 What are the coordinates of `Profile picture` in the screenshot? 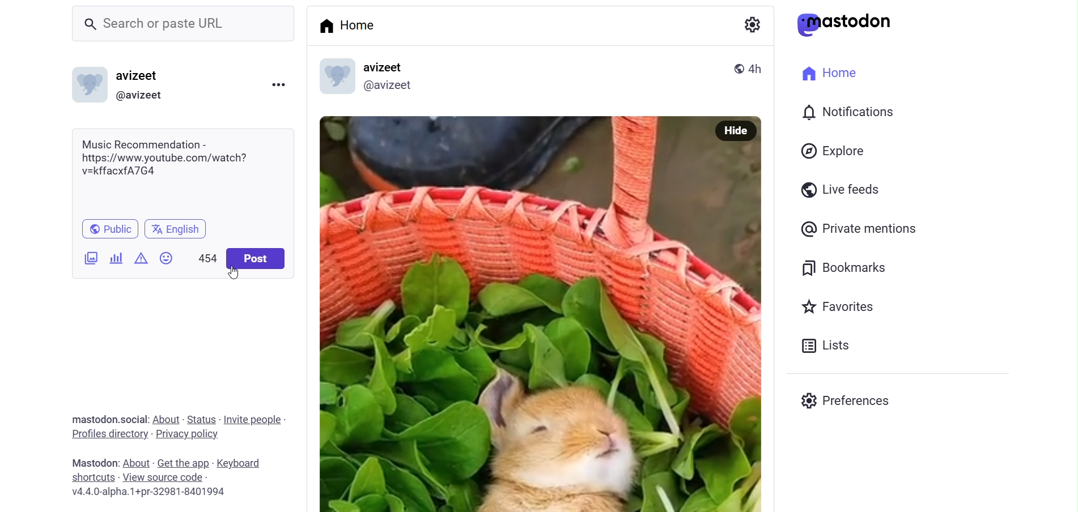 It's located at (88, 85).